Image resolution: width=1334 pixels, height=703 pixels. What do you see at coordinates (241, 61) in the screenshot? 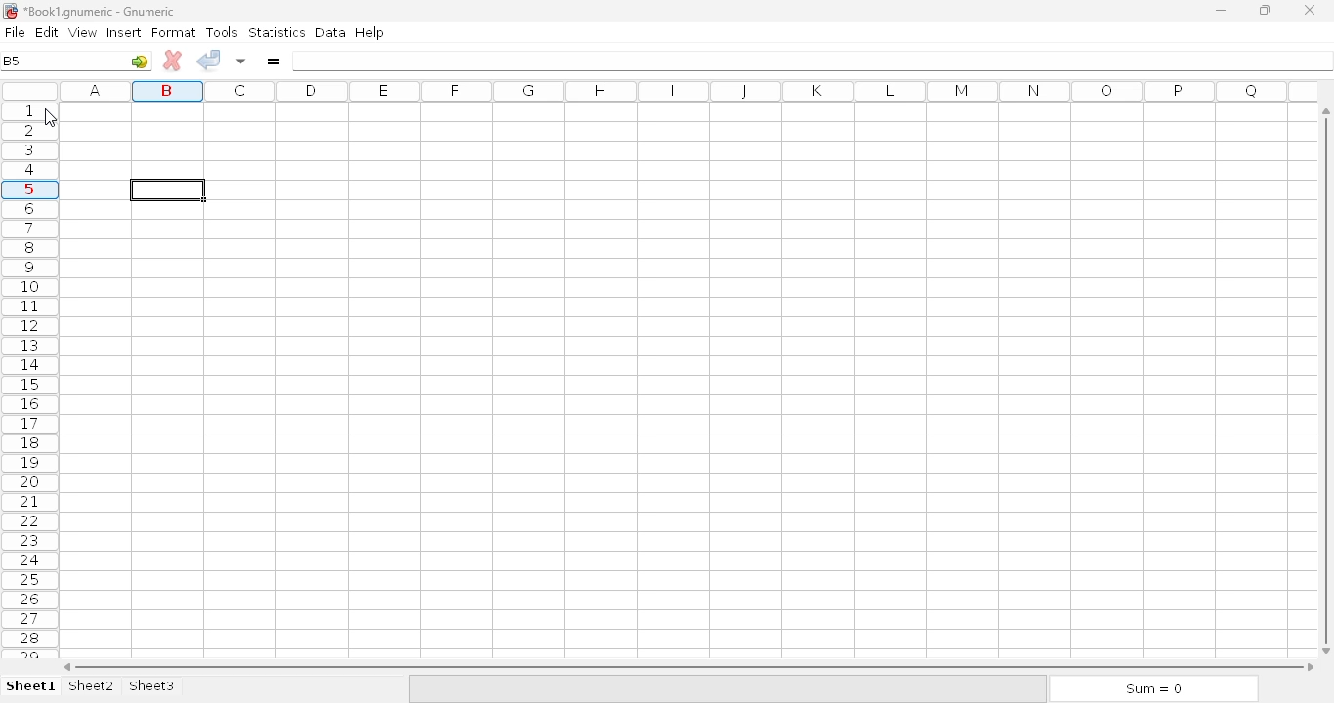
I see `accept change in multiple cells` at bounding box center [241, 61].